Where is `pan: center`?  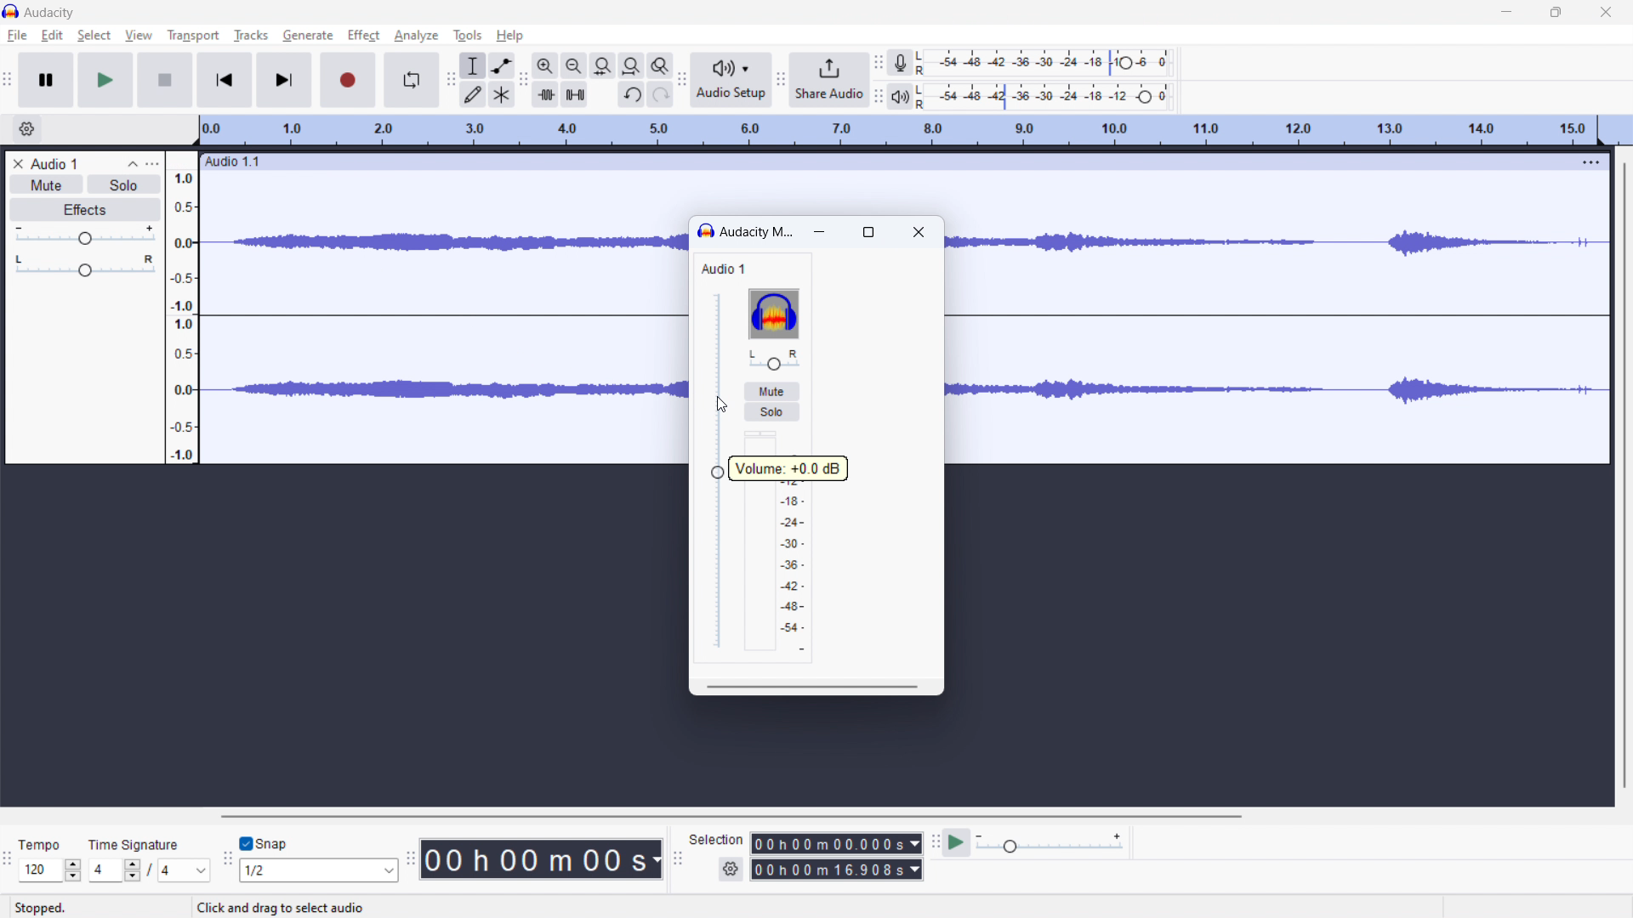 pan: center is located at coordinates (86, 266).